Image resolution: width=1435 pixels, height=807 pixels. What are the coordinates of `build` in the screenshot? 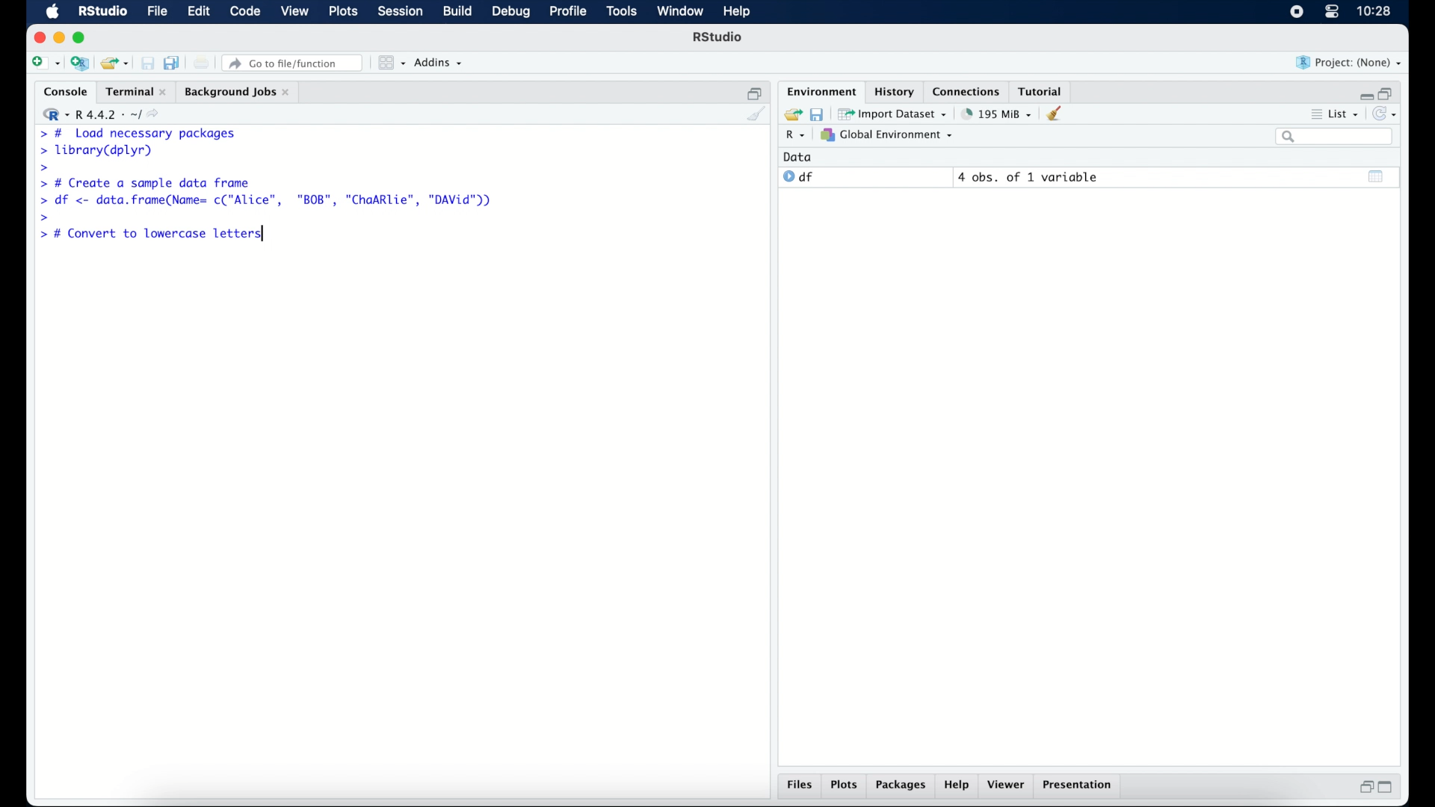 It's located at (457, 12).